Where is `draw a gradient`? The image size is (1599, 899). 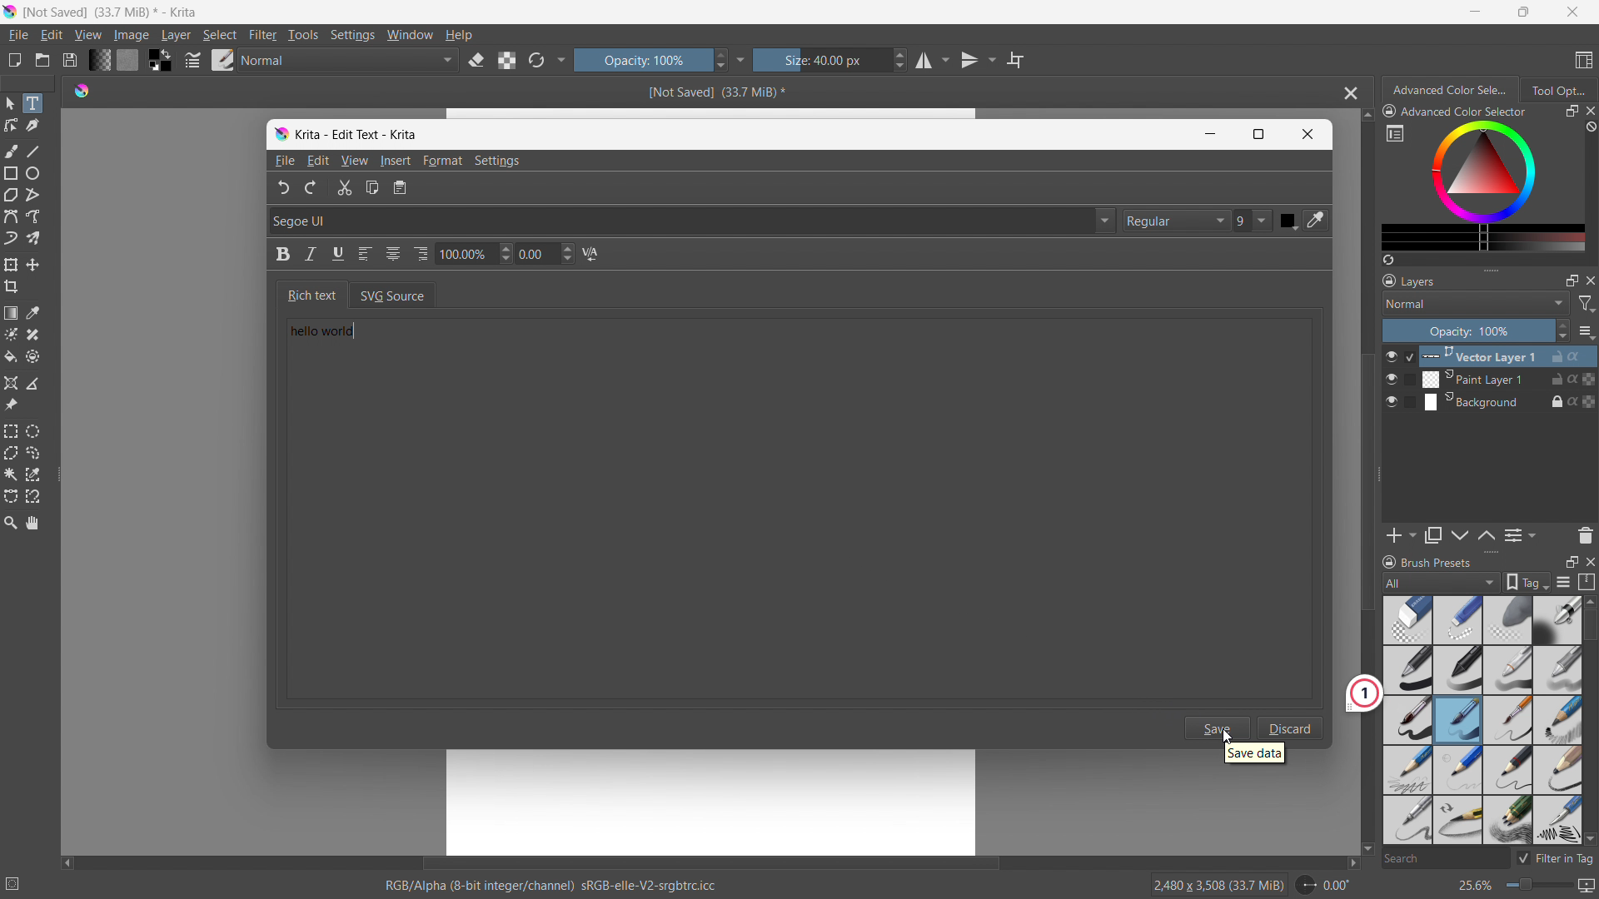
draw a gradient is located at coordinates (11, 313).